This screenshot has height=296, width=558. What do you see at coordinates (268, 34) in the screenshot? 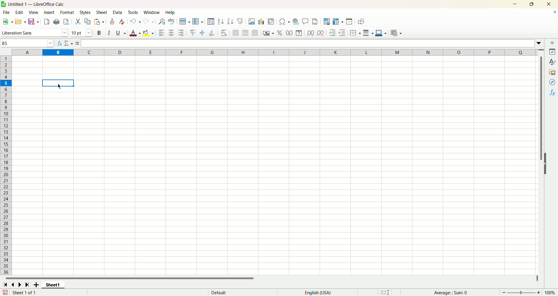
I see `format as currency` at bounding box center [268, 34].